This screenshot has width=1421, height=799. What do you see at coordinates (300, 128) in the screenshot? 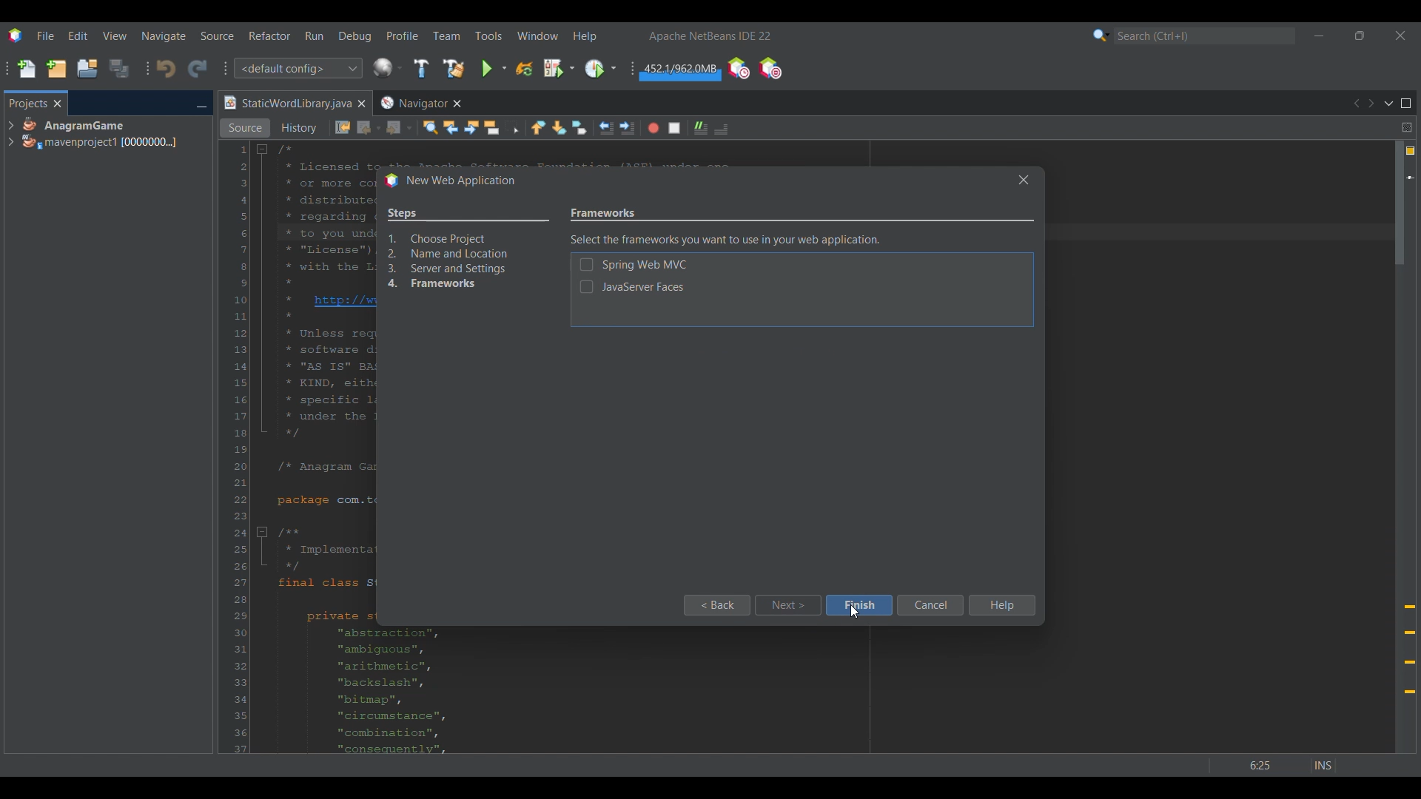
I see `History view` at bounding box center [300, 128].